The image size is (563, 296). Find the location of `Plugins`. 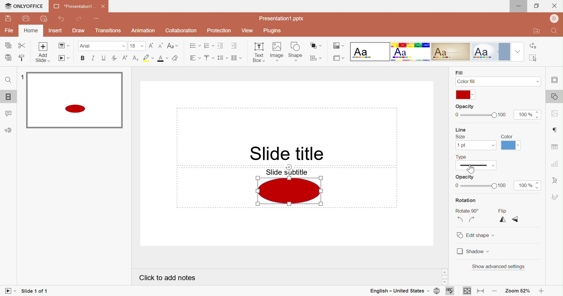

Plugins is located at coordinates (274, 31).